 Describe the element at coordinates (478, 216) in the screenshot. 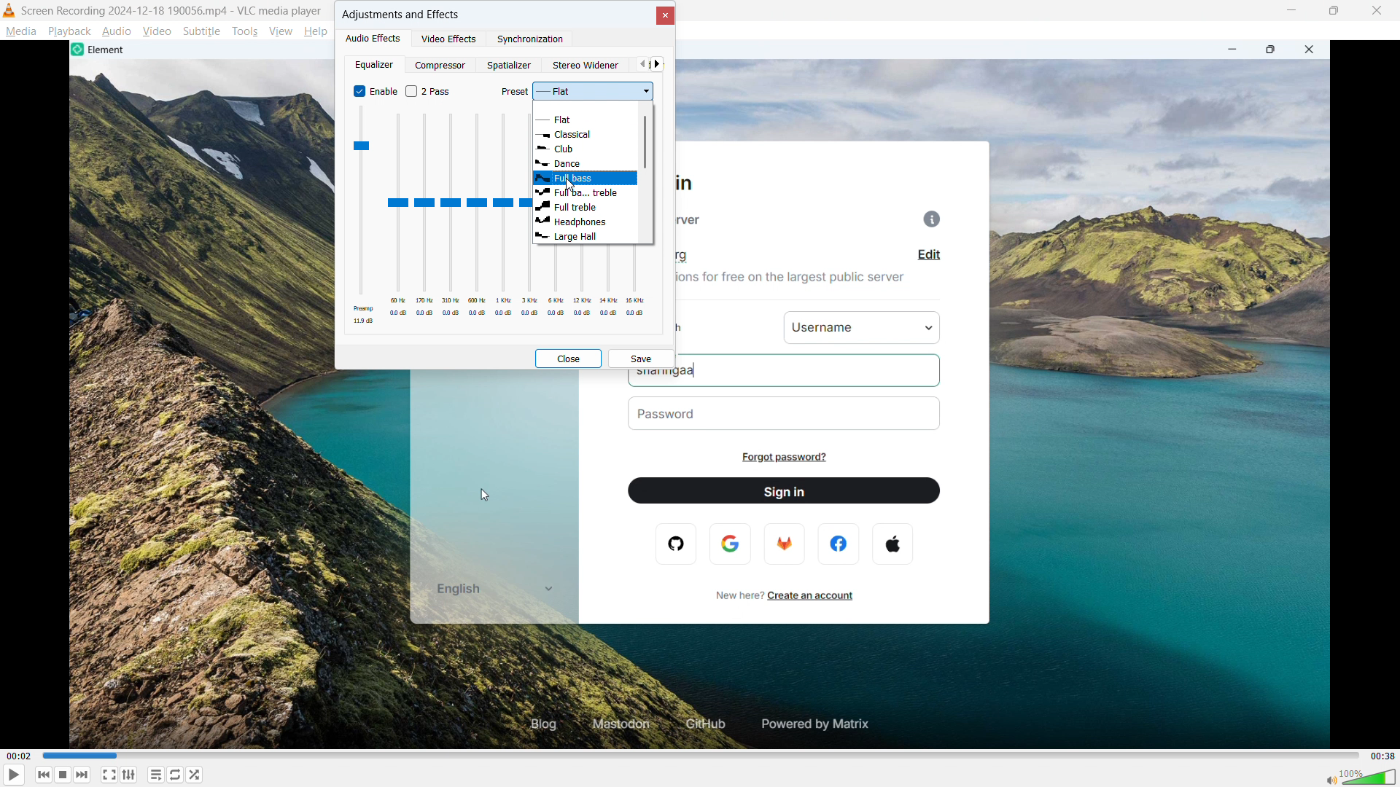

I see `Adjust 500 Hertz ` at that location.